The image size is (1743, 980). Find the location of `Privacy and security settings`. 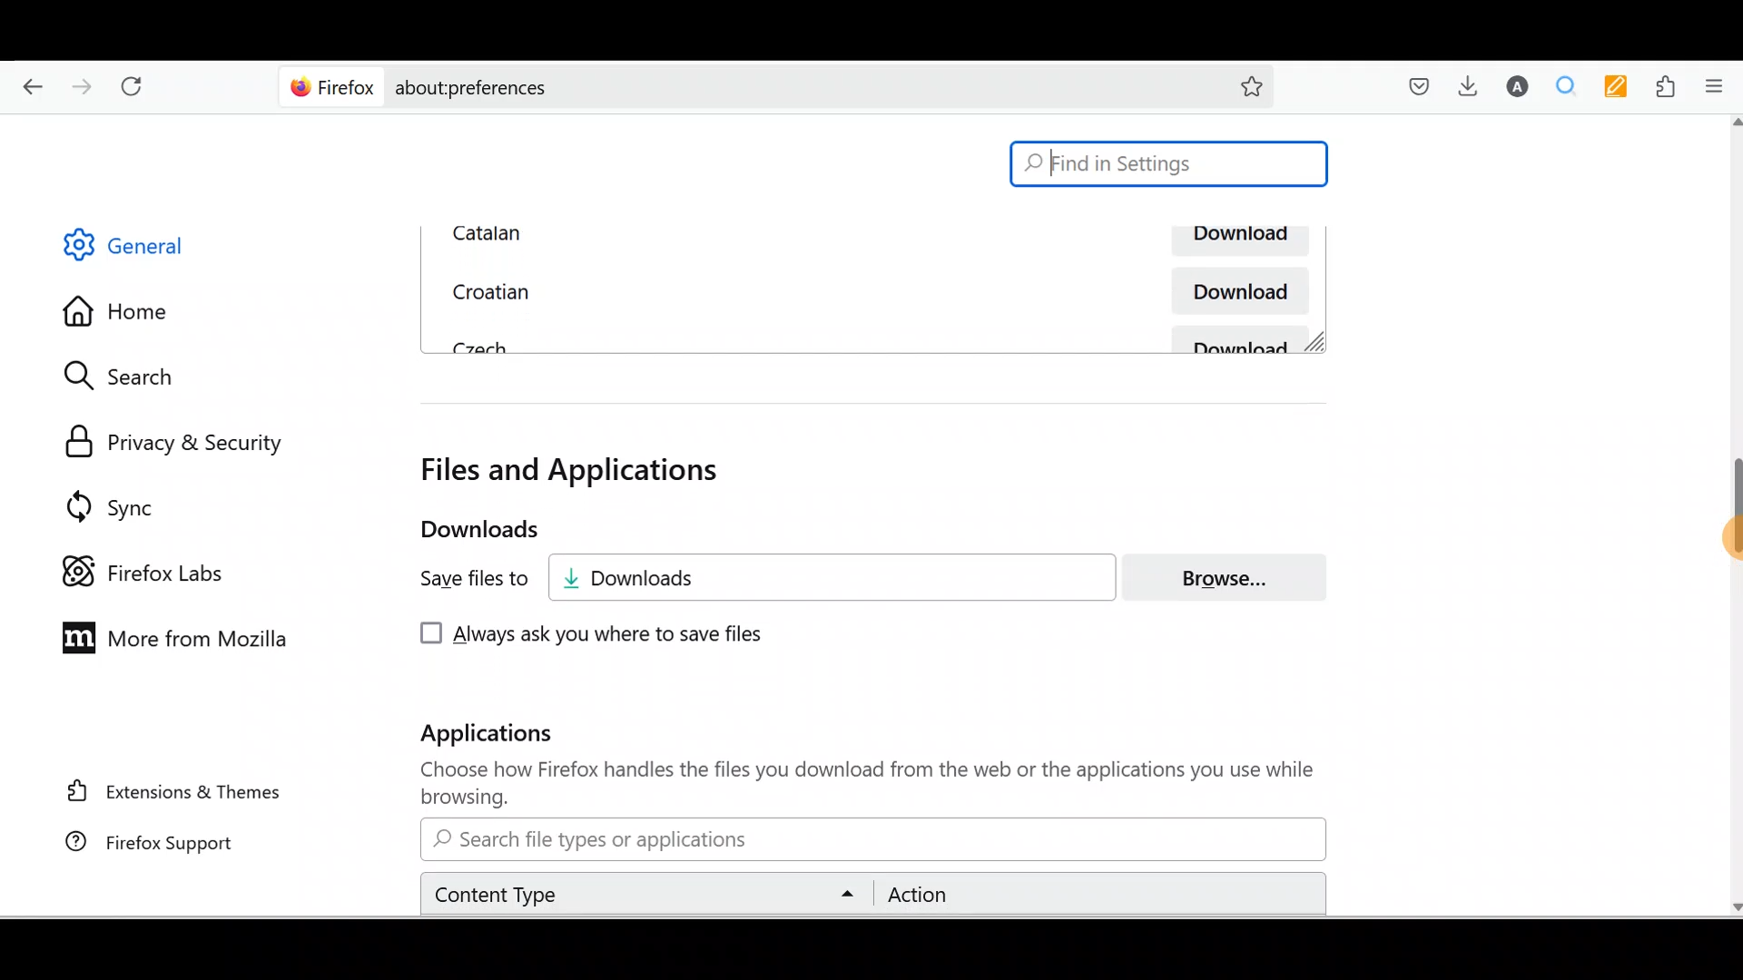

Privacy and security settings is located at coordinates (166, 437).